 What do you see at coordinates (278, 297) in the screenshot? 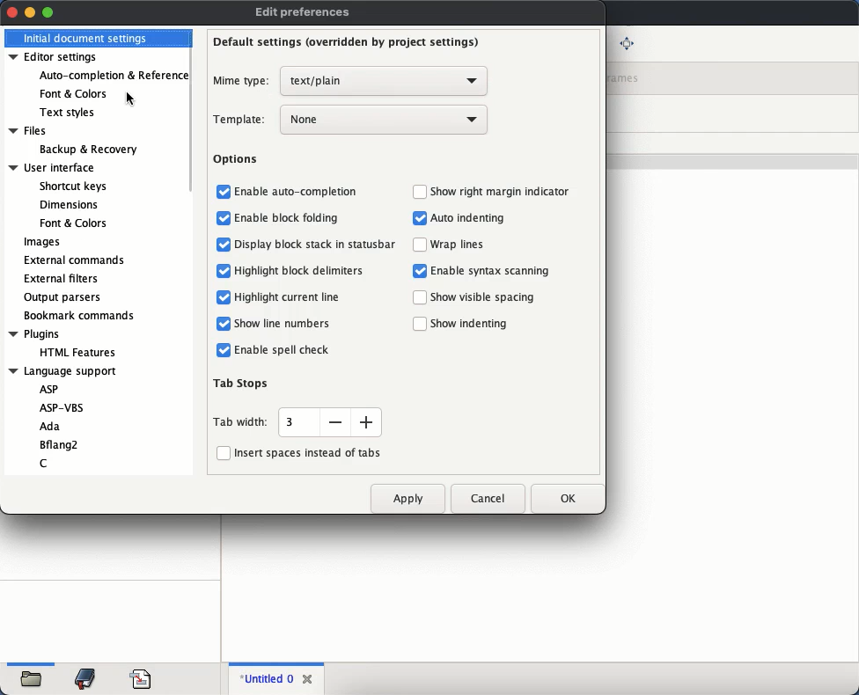
I see `highlight current line` at bounding box center [278, 297].